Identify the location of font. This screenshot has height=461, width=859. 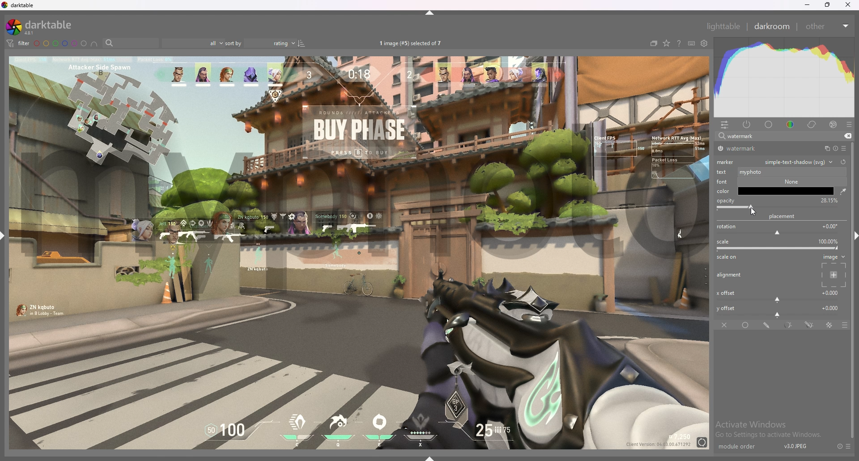
(721, 181).